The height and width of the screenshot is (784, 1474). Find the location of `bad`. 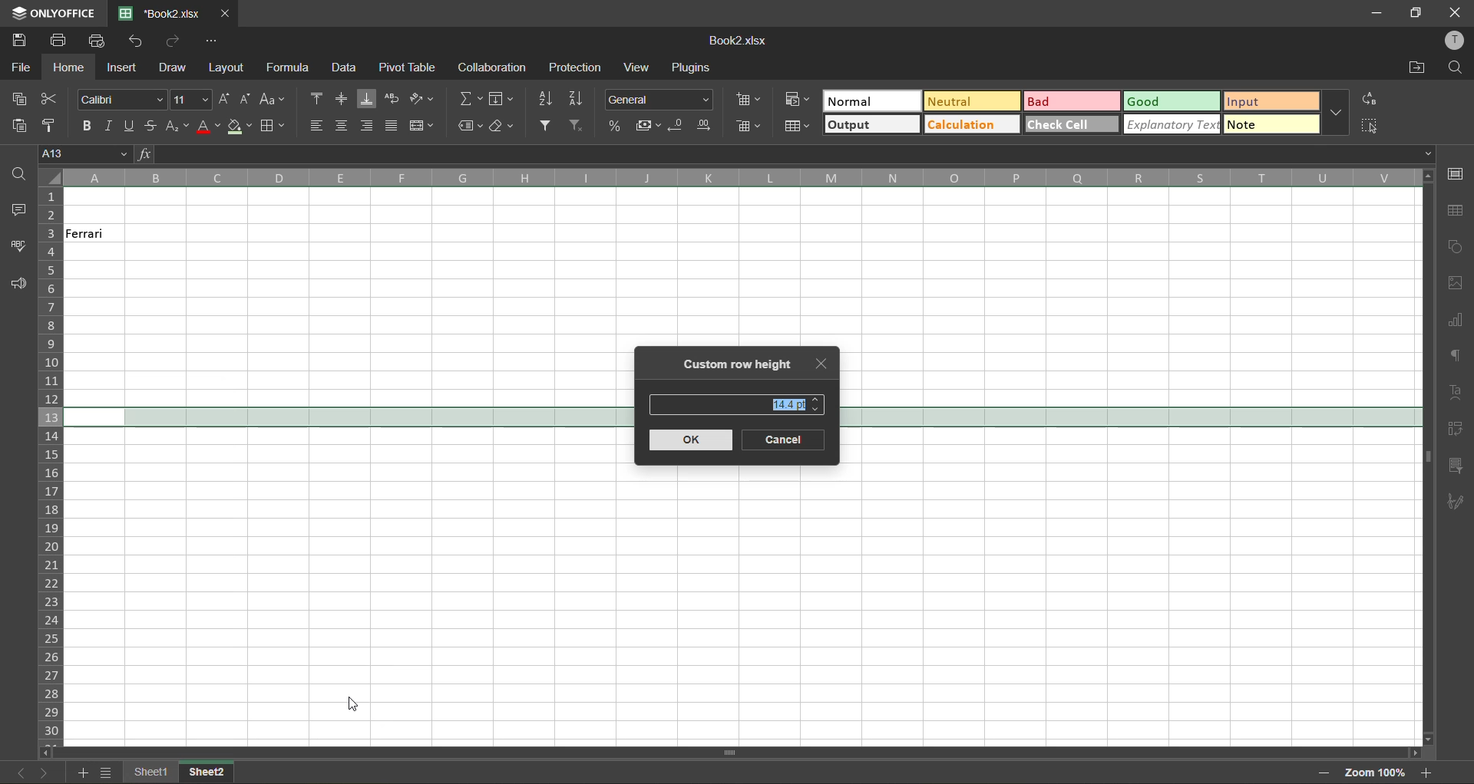

bad is located at coordinates (1073, 104).